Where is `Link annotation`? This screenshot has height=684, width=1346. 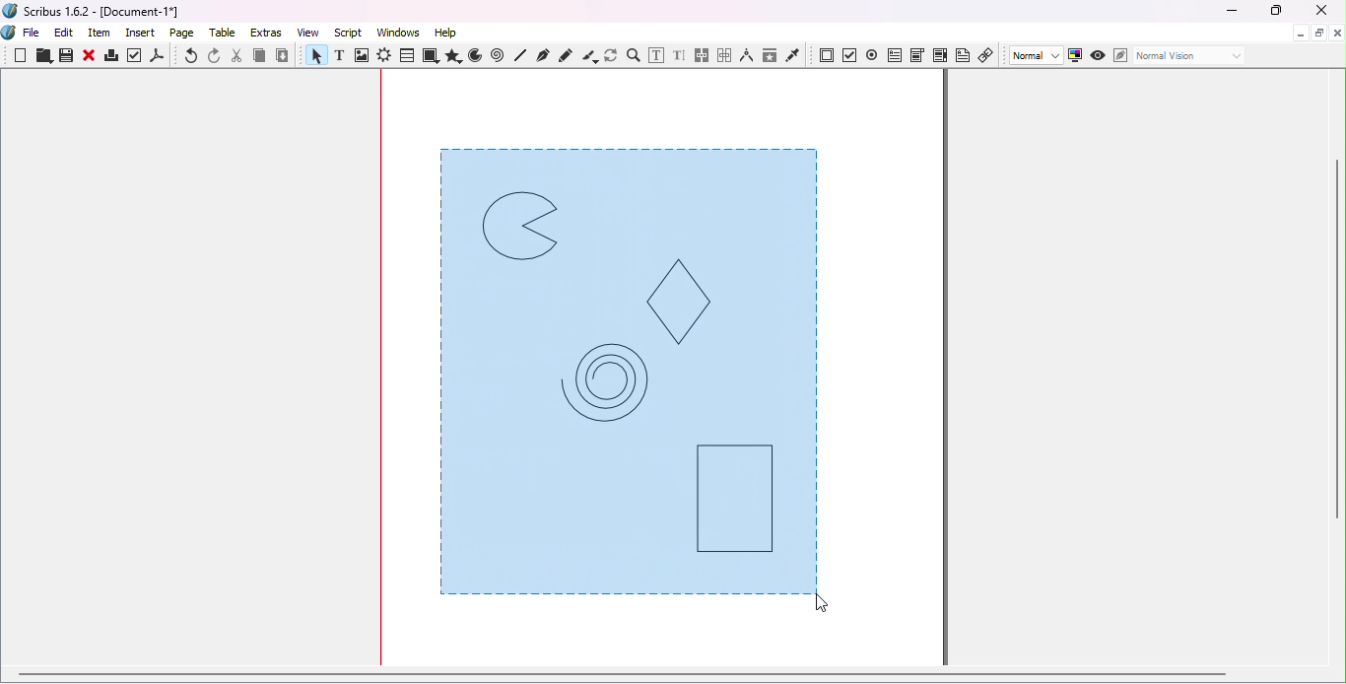
Link annotation is located at coordinates (987, 54).